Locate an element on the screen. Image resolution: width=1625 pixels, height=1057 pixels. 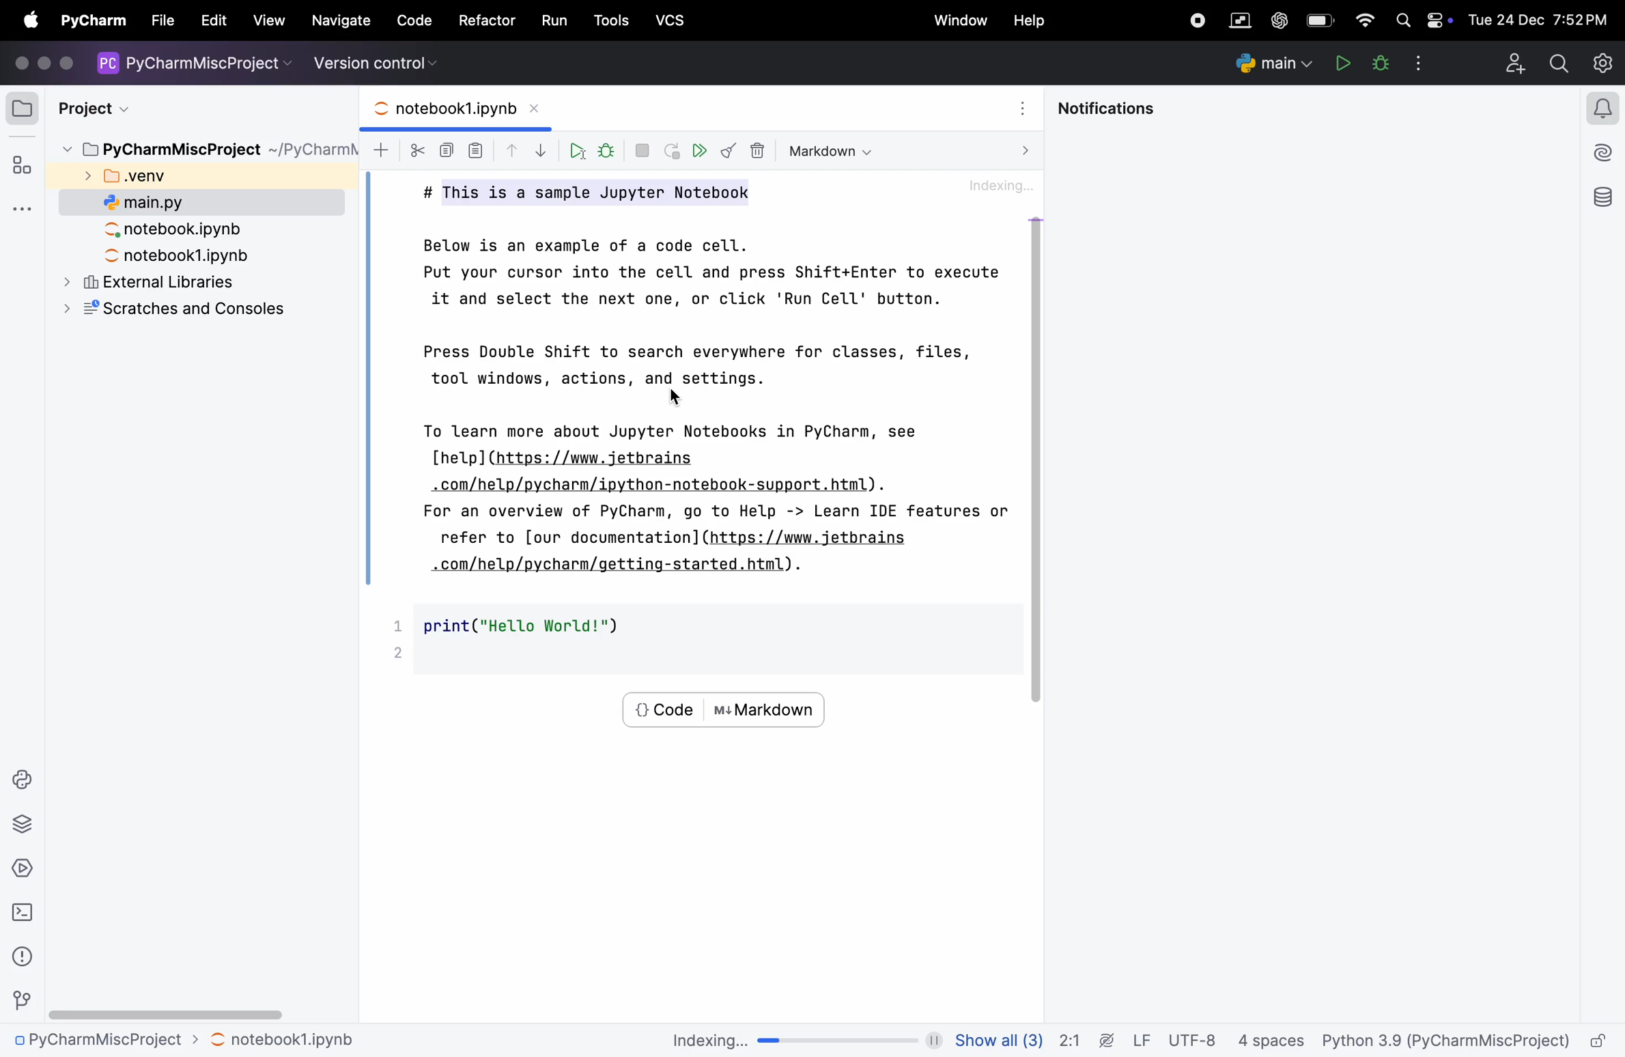
Below is an example of a code cell.
Put your cursor into the cell and press Shift+Enter to execute
it and select the next one, or click 'Run Cell' button.
Press Double Shift to search everywhere for classes, files,
tool windows, actions, and settings.
LS
To learn more about Jupyter Notebooks in PyCharm, see
[help] (https: //www.jetbrains
.com/help/pycharm/ipython-notebook-support.html).
For an overview of PyCharm, go to Help -> Learn IDE features or
refer to [our documentation] (https://www.jetbrains
.com/help/pycharm/getting-started.html). is located at coordinates (715, 401).